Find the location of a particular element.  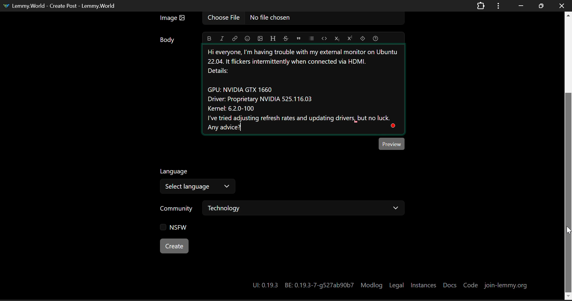

Window Options is located at coordinates (499, 6).